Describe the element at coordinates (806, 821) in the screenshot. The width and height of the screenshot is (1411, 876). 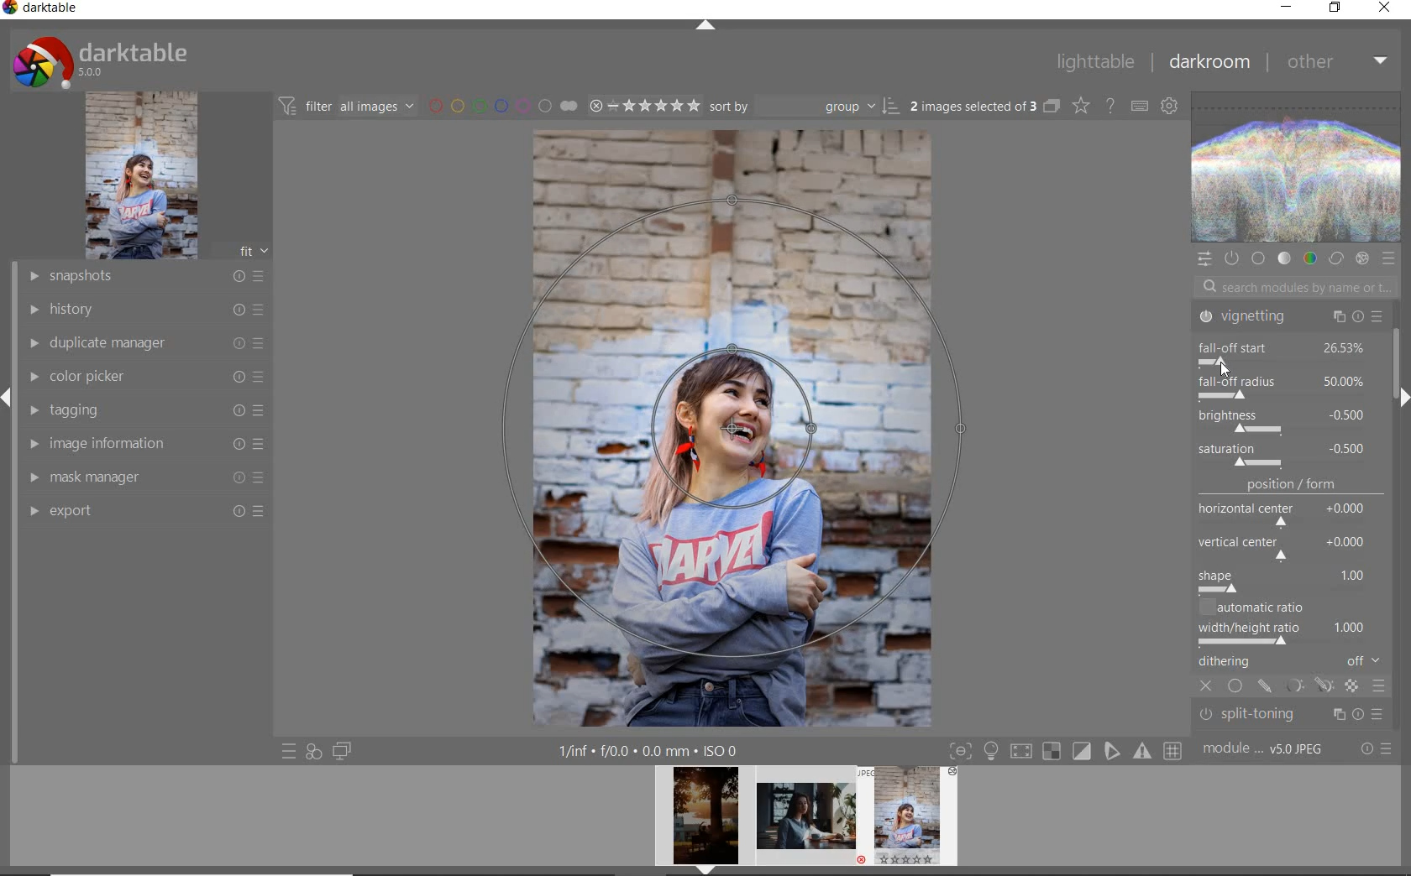
I see `image preview` at that location.